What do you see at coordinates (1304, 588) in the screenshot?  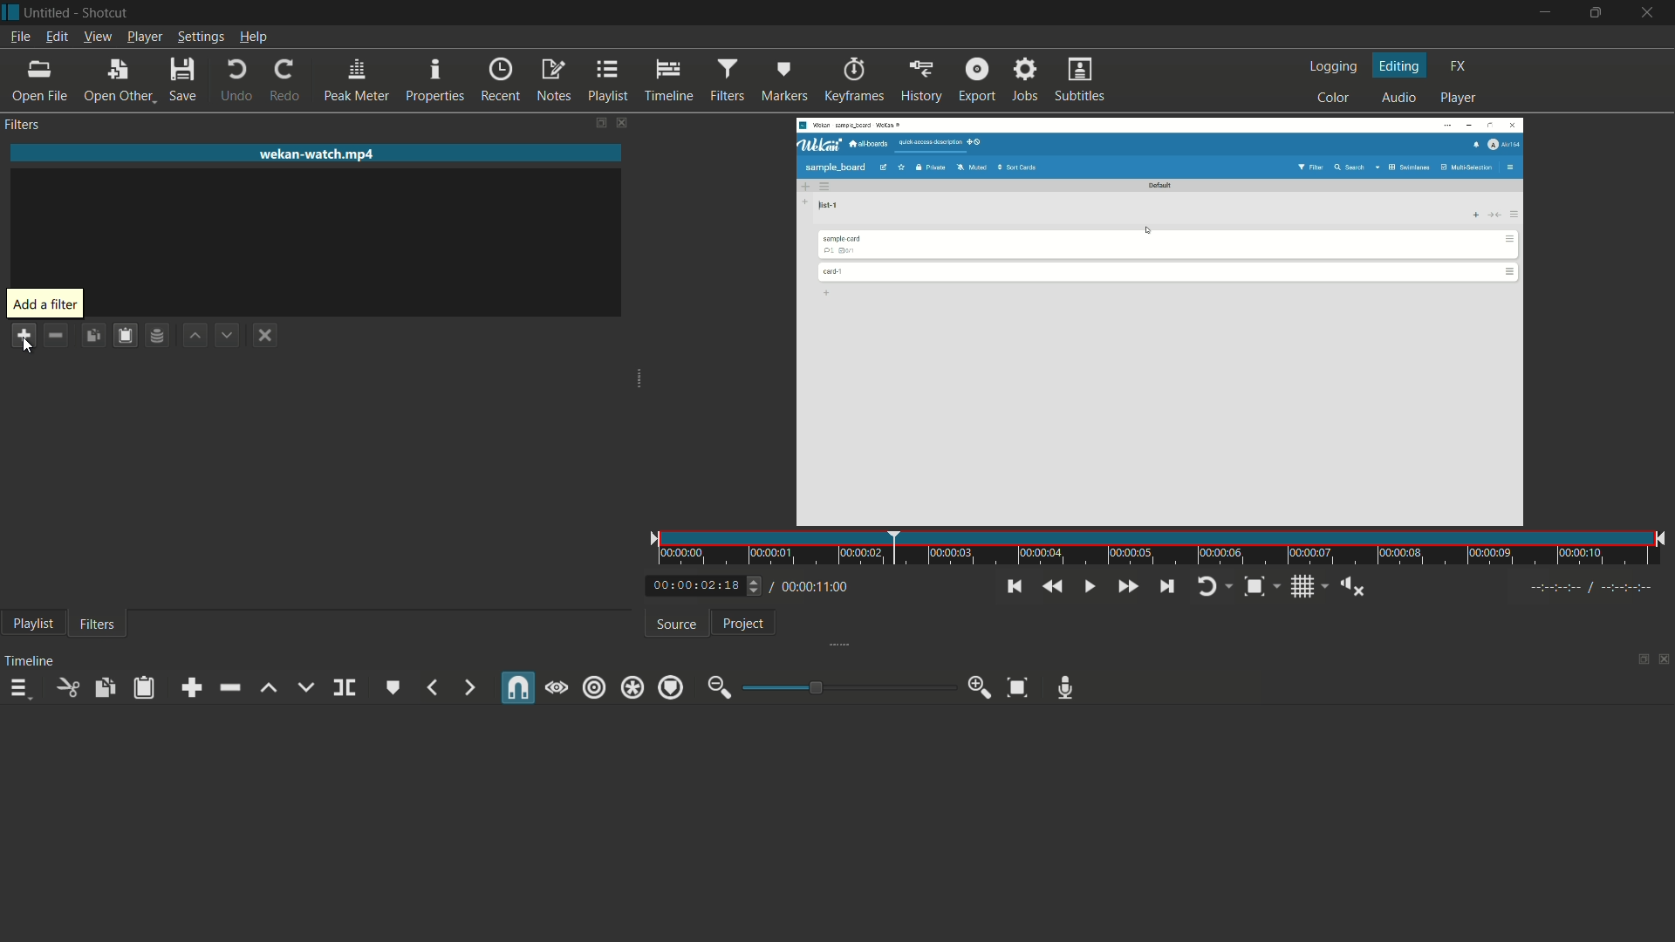 I see `toggle grid` at bounding box center [1304, 588].